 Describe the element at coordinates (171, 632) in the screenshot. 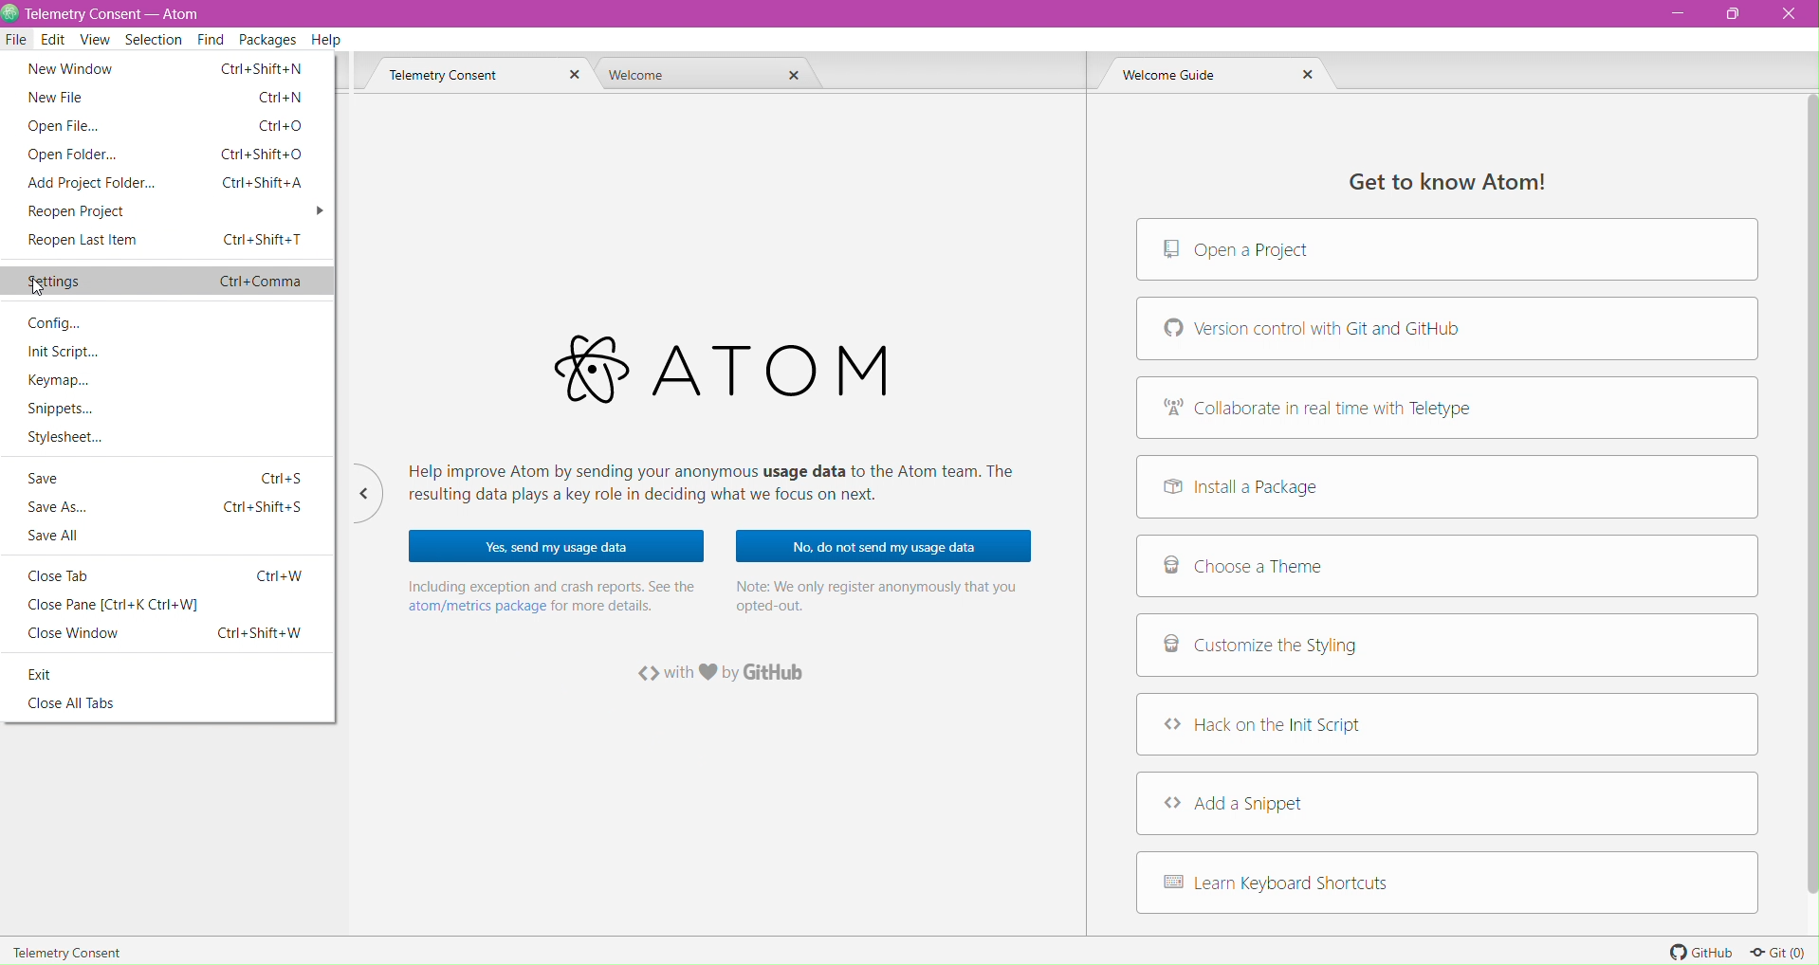

I see `Close Window` at that location.